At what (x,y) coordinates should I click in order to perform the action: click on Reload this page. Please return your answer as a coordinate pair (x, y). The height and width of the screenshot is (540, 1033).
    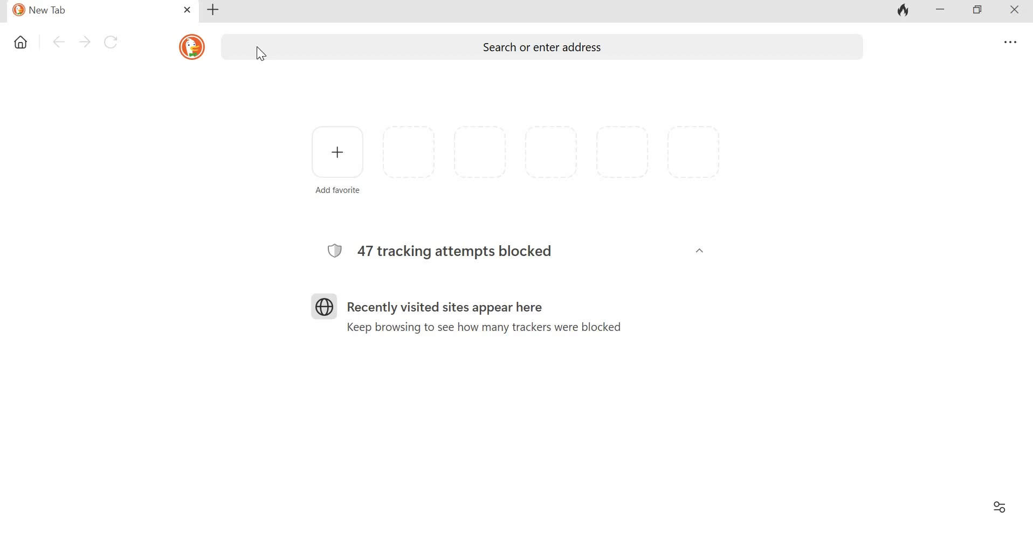
    Looking at the image, I should click on (113, 41).